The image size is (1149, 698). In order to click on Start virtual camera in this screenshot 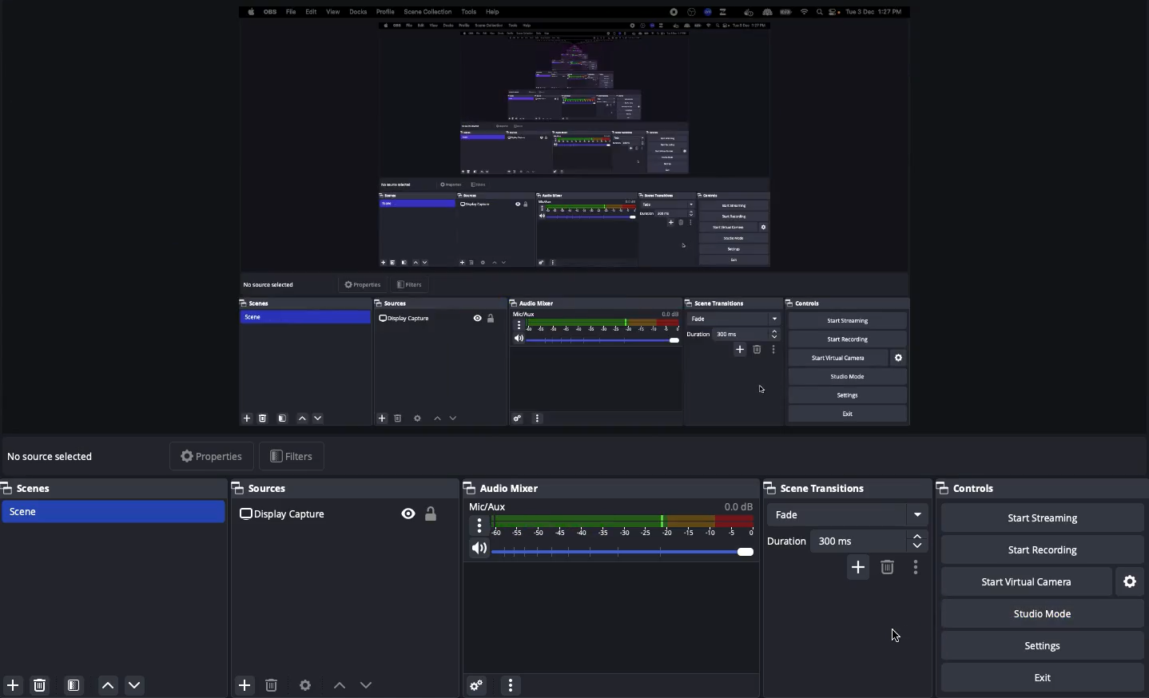, I will do `click(1028, 581)`.